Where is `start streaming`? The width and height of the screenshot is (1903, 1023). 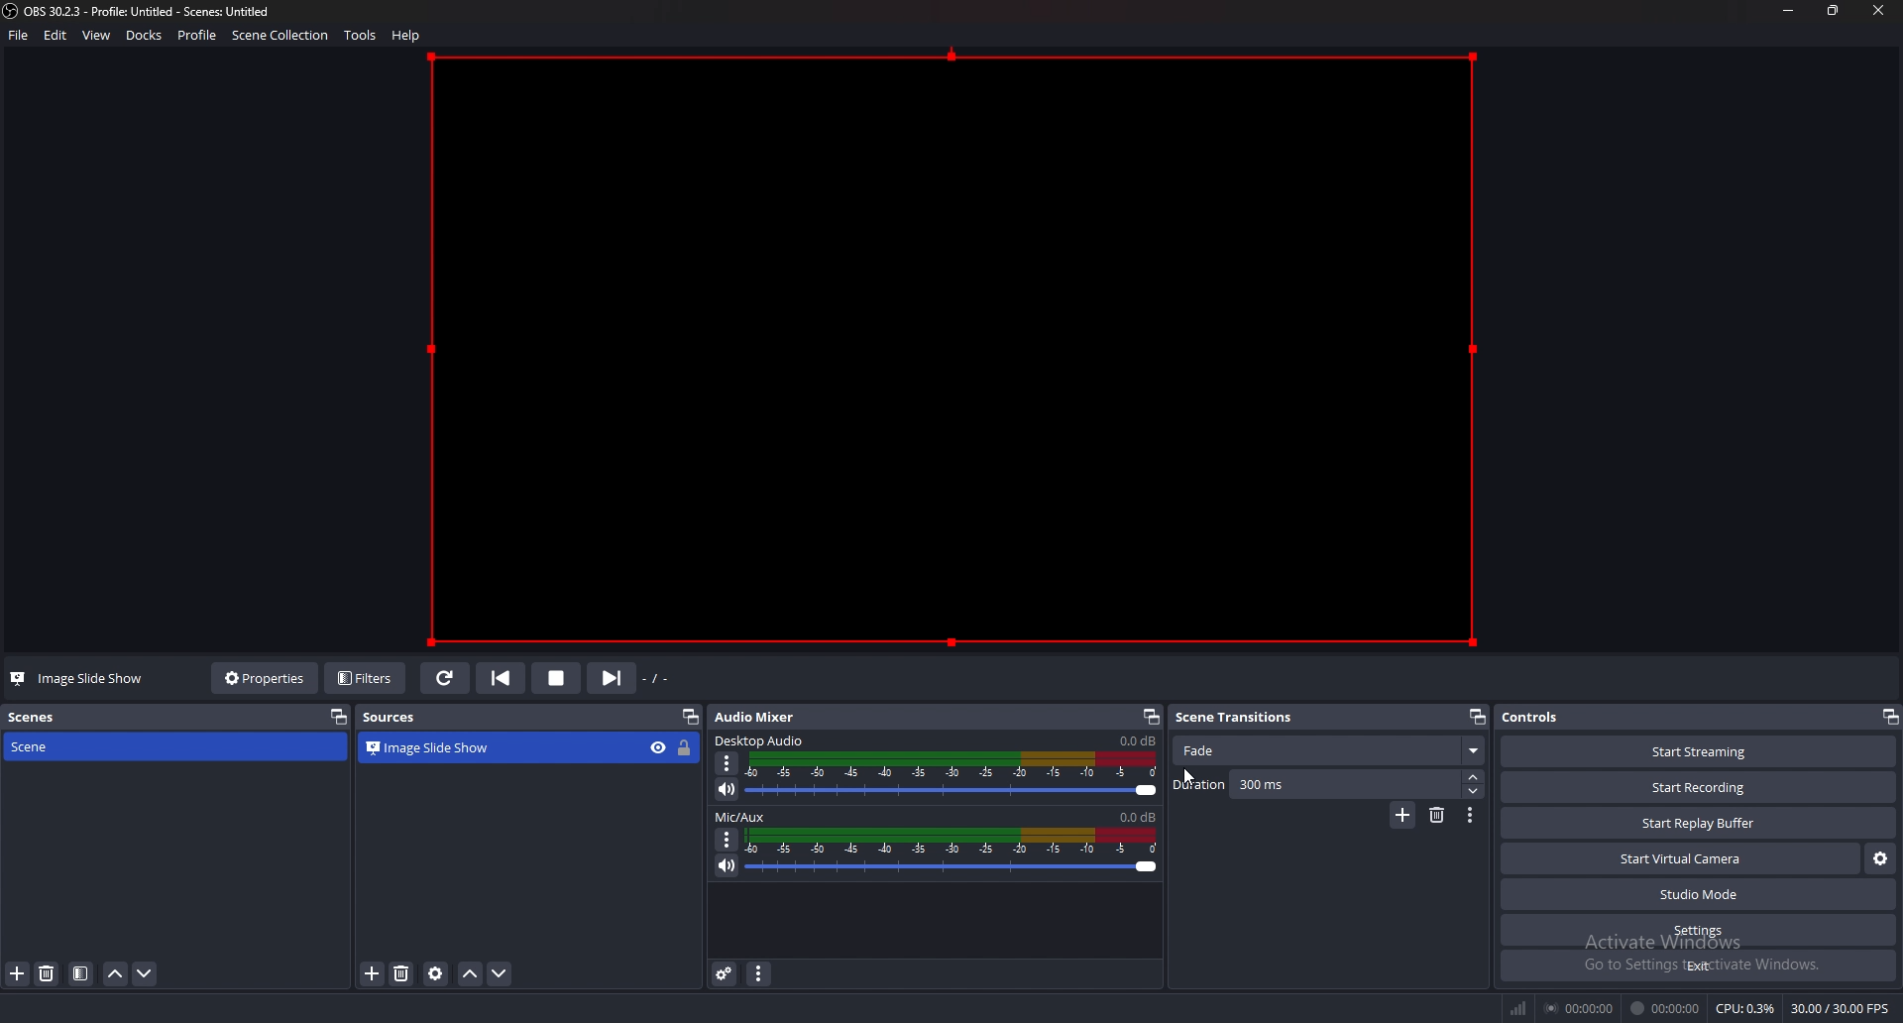
start streaming is located at coordinates (1701, 754).